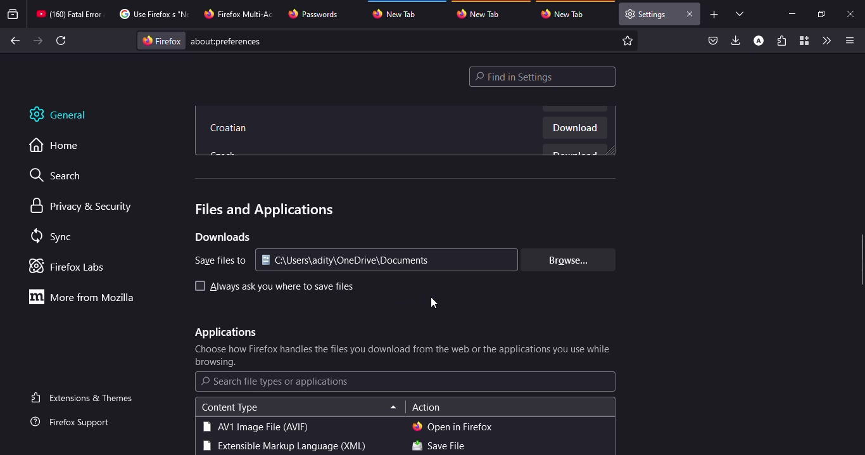  What do you see at coordinates (69, 14) in the screenshot?
I see `tab` at bounding box center [69, 14].